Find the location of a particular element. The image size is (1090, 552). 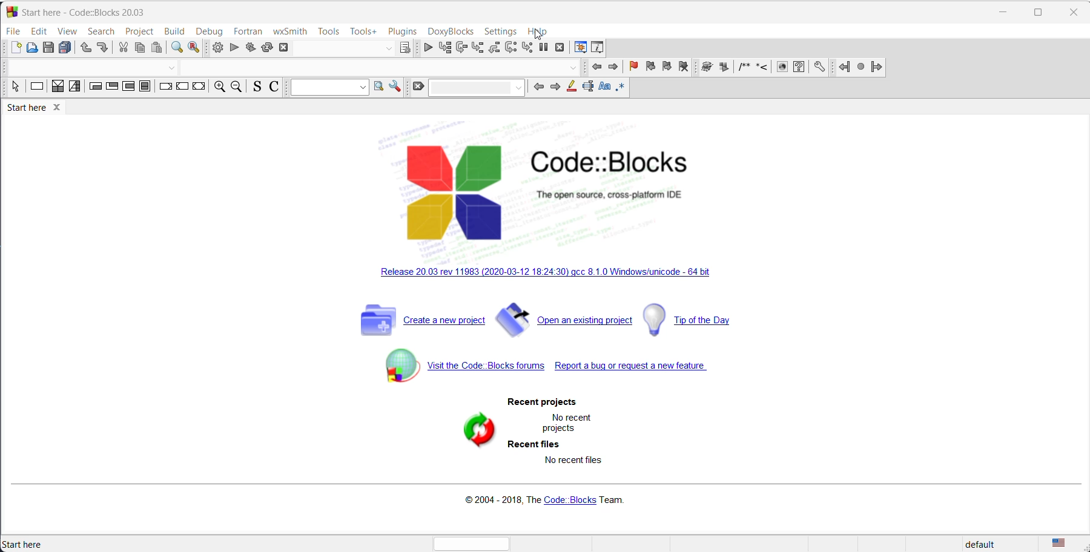

build and run is located at coordinates (250, 49).